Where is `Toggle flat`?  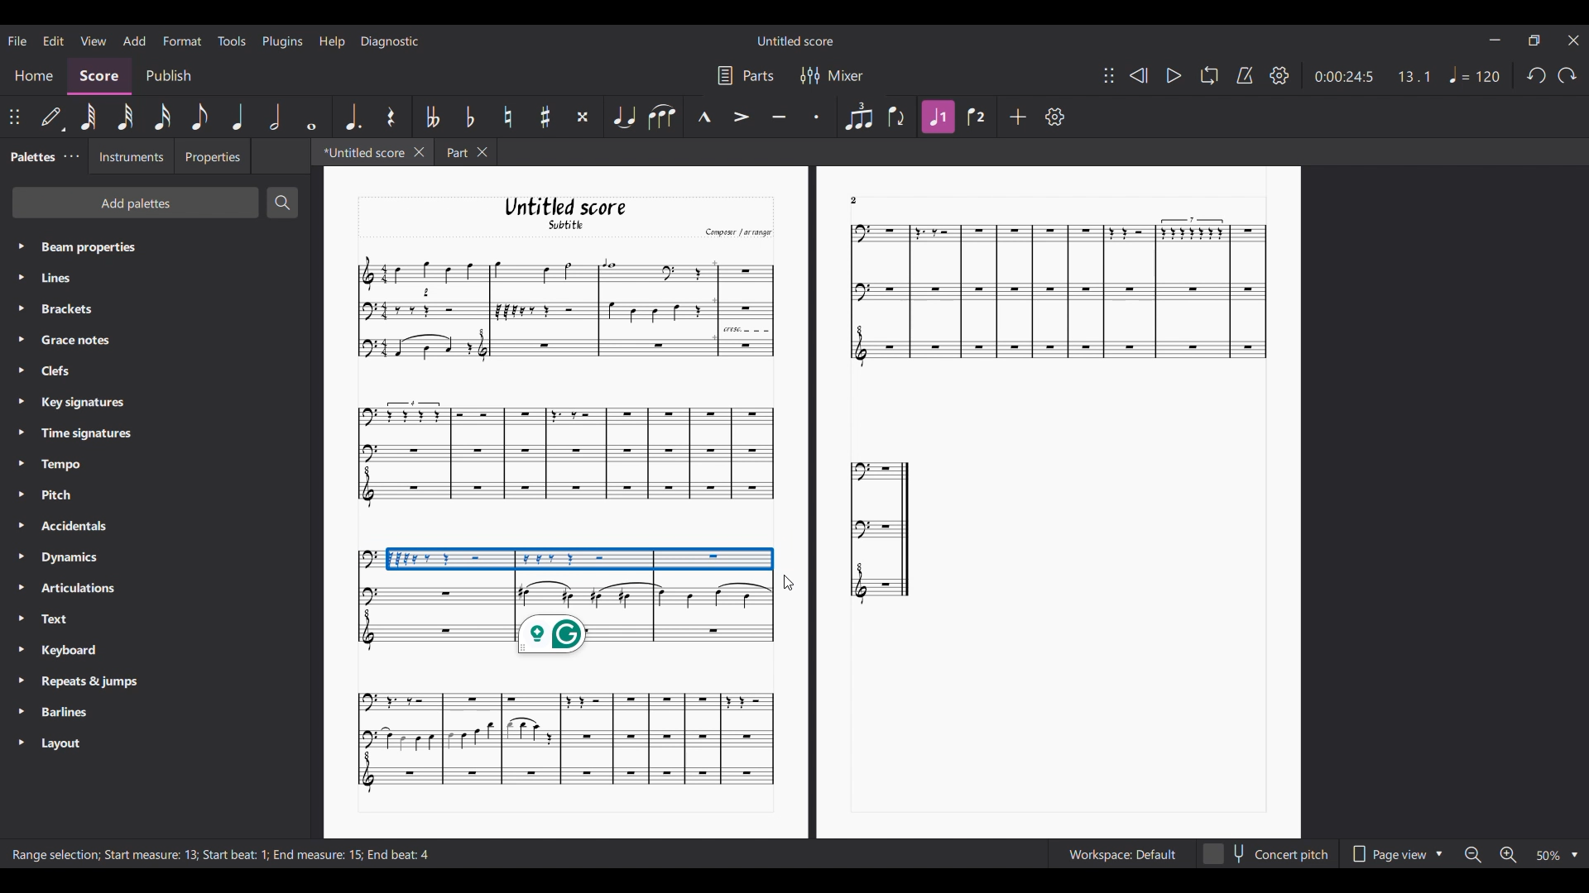 Toggle flat is located at coordinates (469, 116).